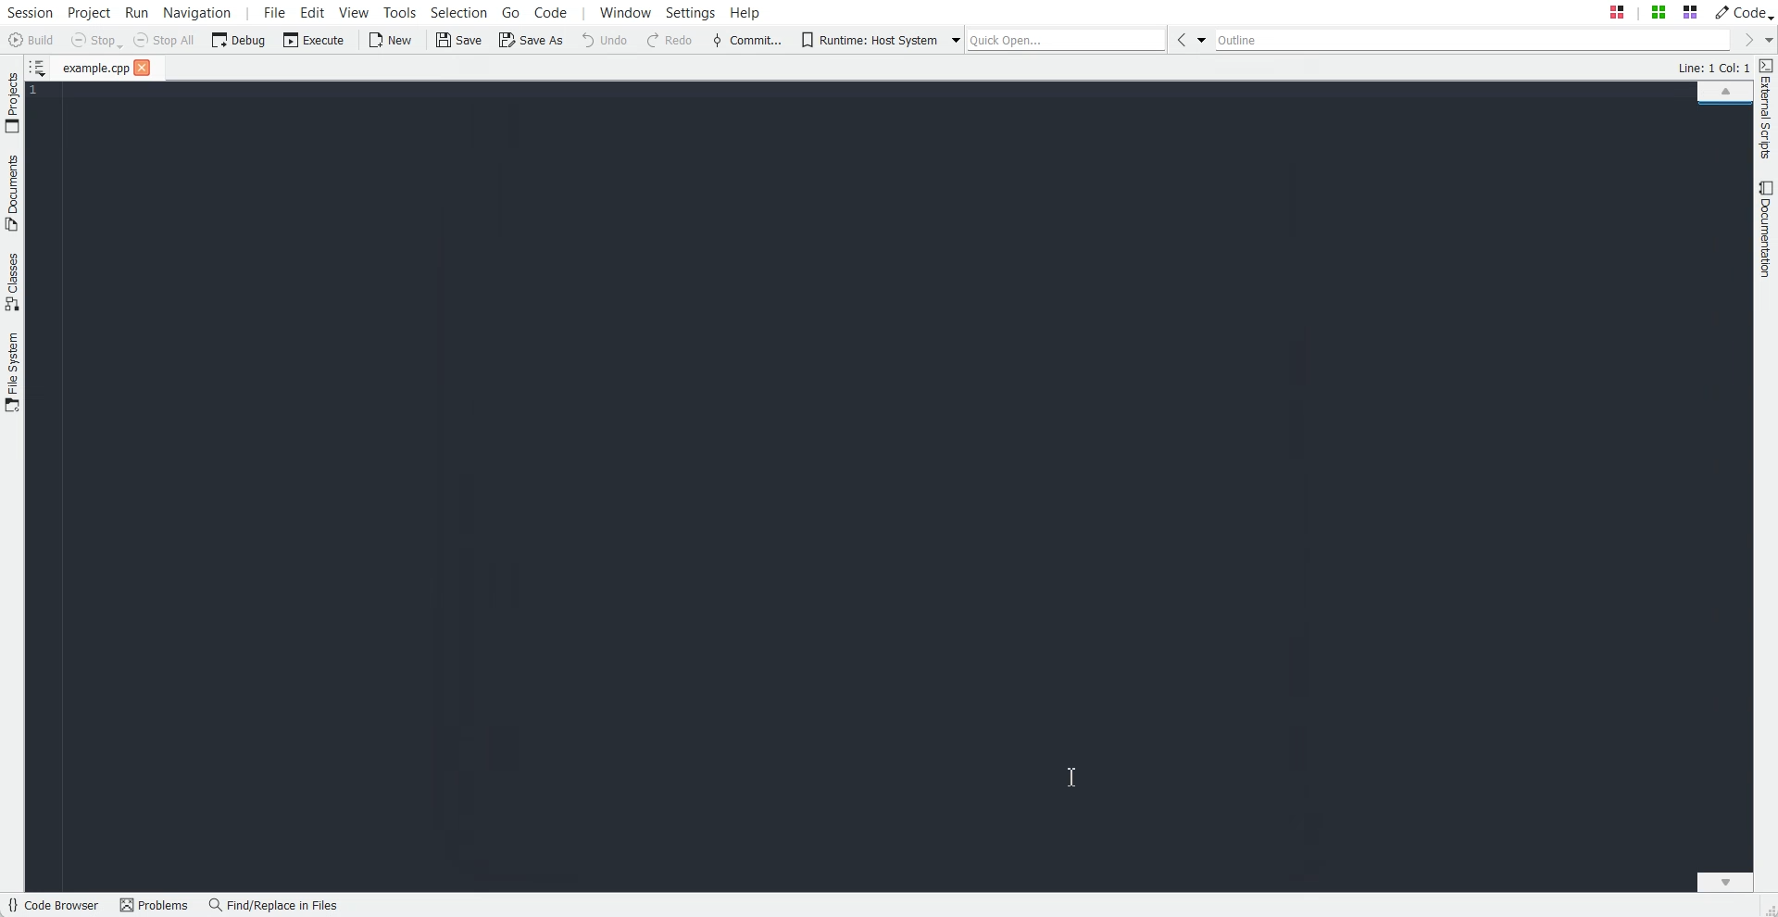  What do you see at coordinates (275, 905) in the screenshot?
I see `Find/Replace in Files` at bounding box center [275, 905].